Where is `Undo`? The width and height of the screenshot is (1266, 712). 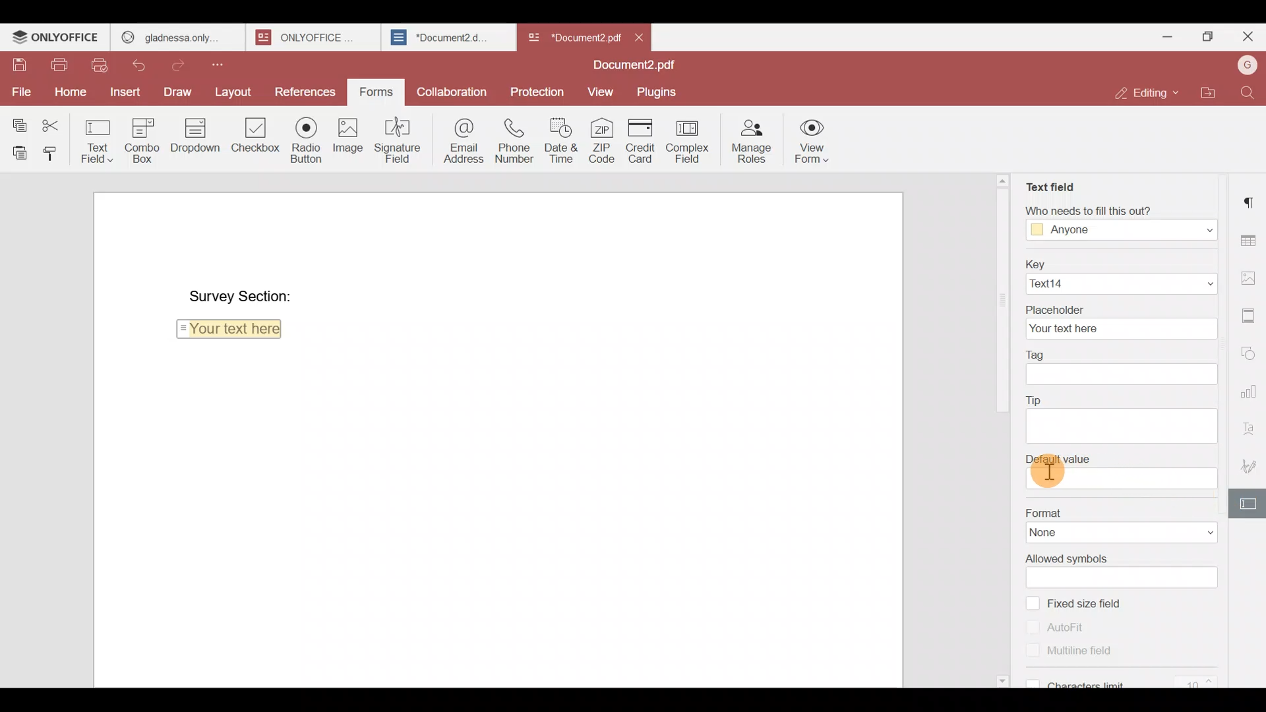 Undo is located at coordinates (142, 66).